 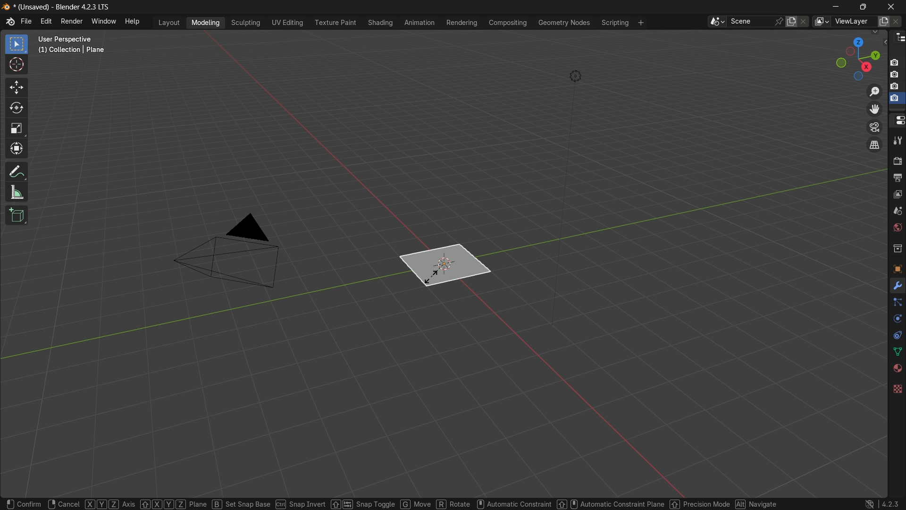 What do you see at coordinates (711, 21) in the screenshot?
I see `browse scenes` at bounding box center [711, 21].